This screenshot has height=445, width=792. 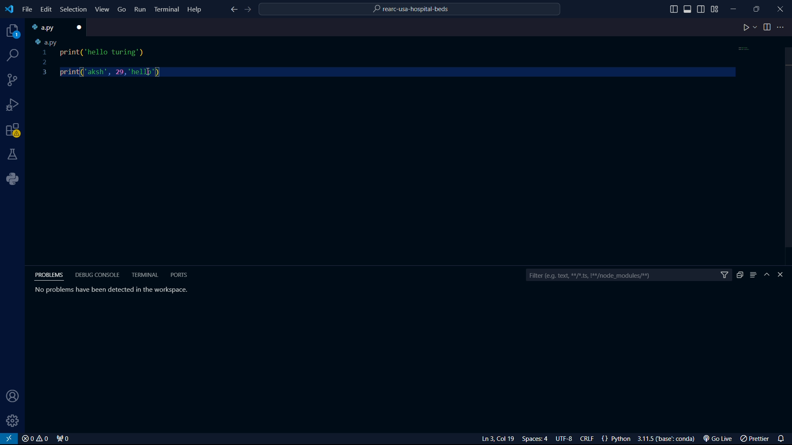 What do you see at coordinates (13, 33) in the screenshot?
I see `projects` at bounding box center [13, 33].